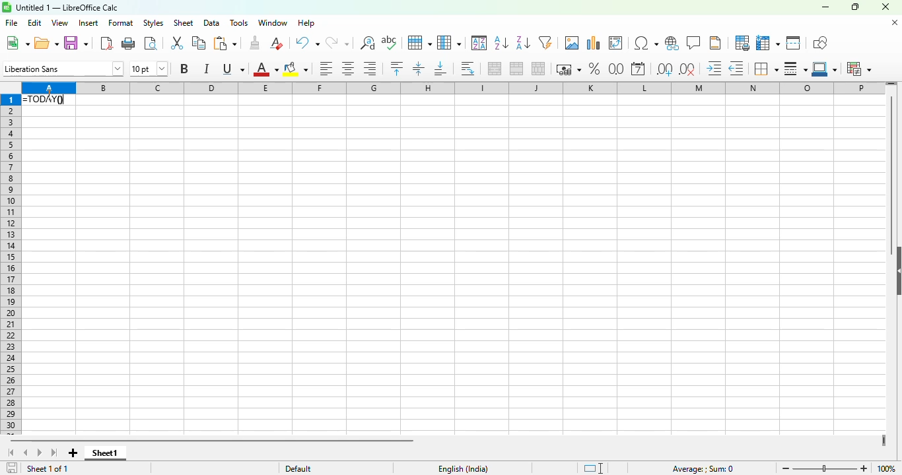 The image size is (902, 475). I want to click on borders, so click(765, 69).